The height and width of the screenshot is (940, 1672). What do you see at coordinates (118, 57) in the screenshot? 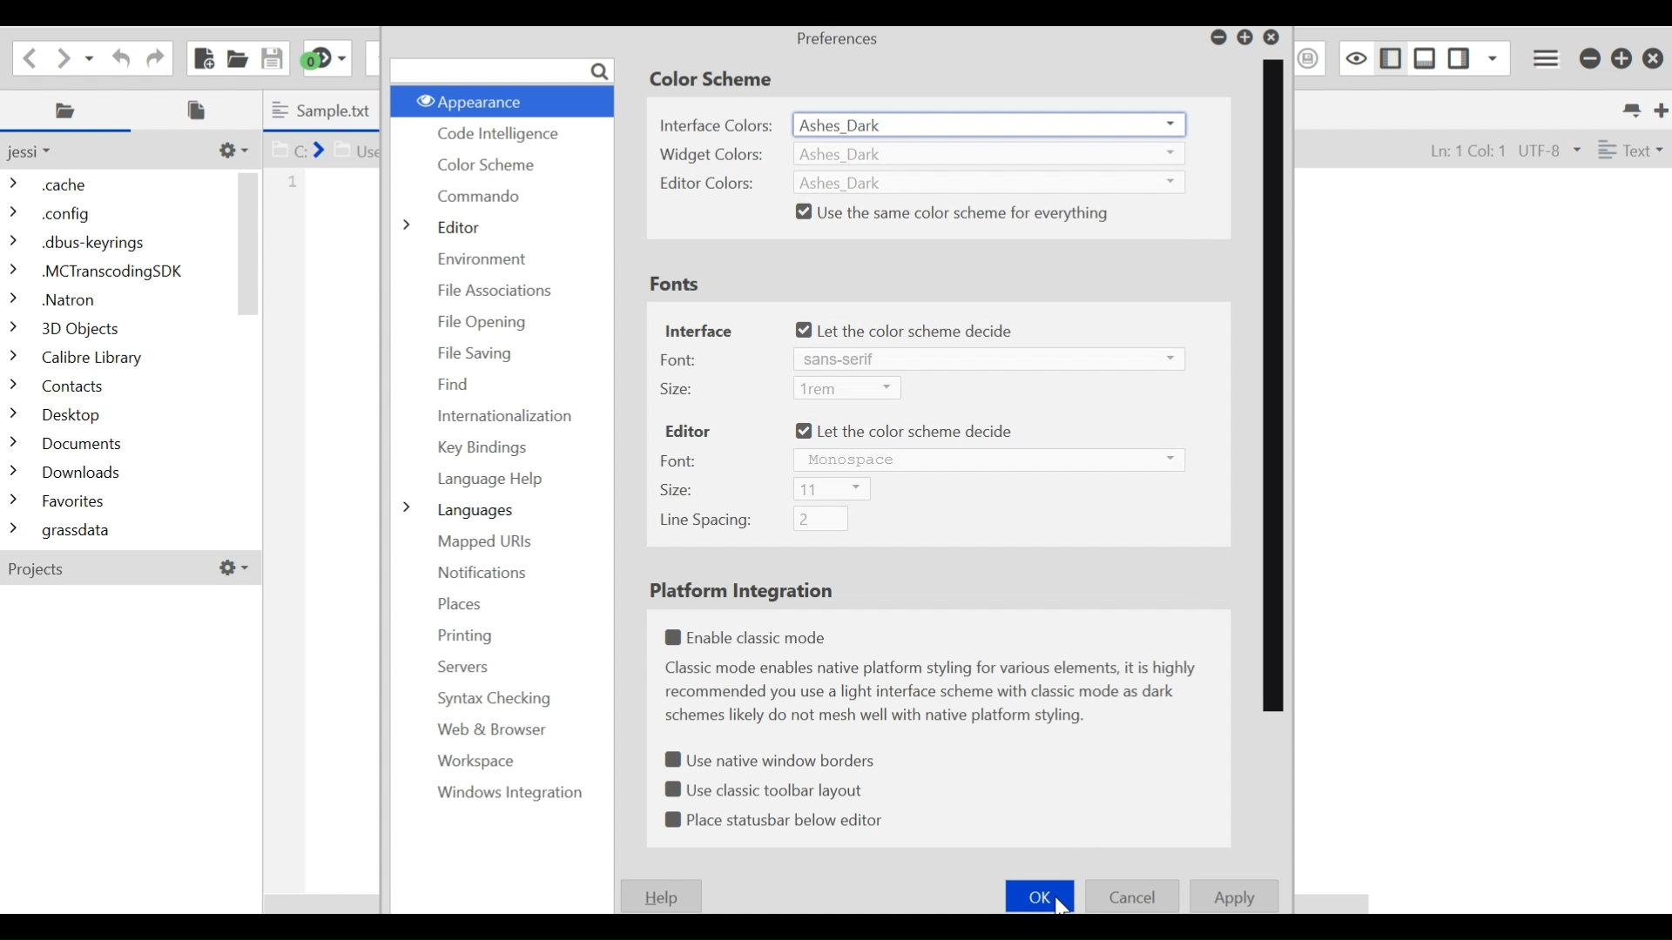
I see `undo` at bounding box center [118, 57].